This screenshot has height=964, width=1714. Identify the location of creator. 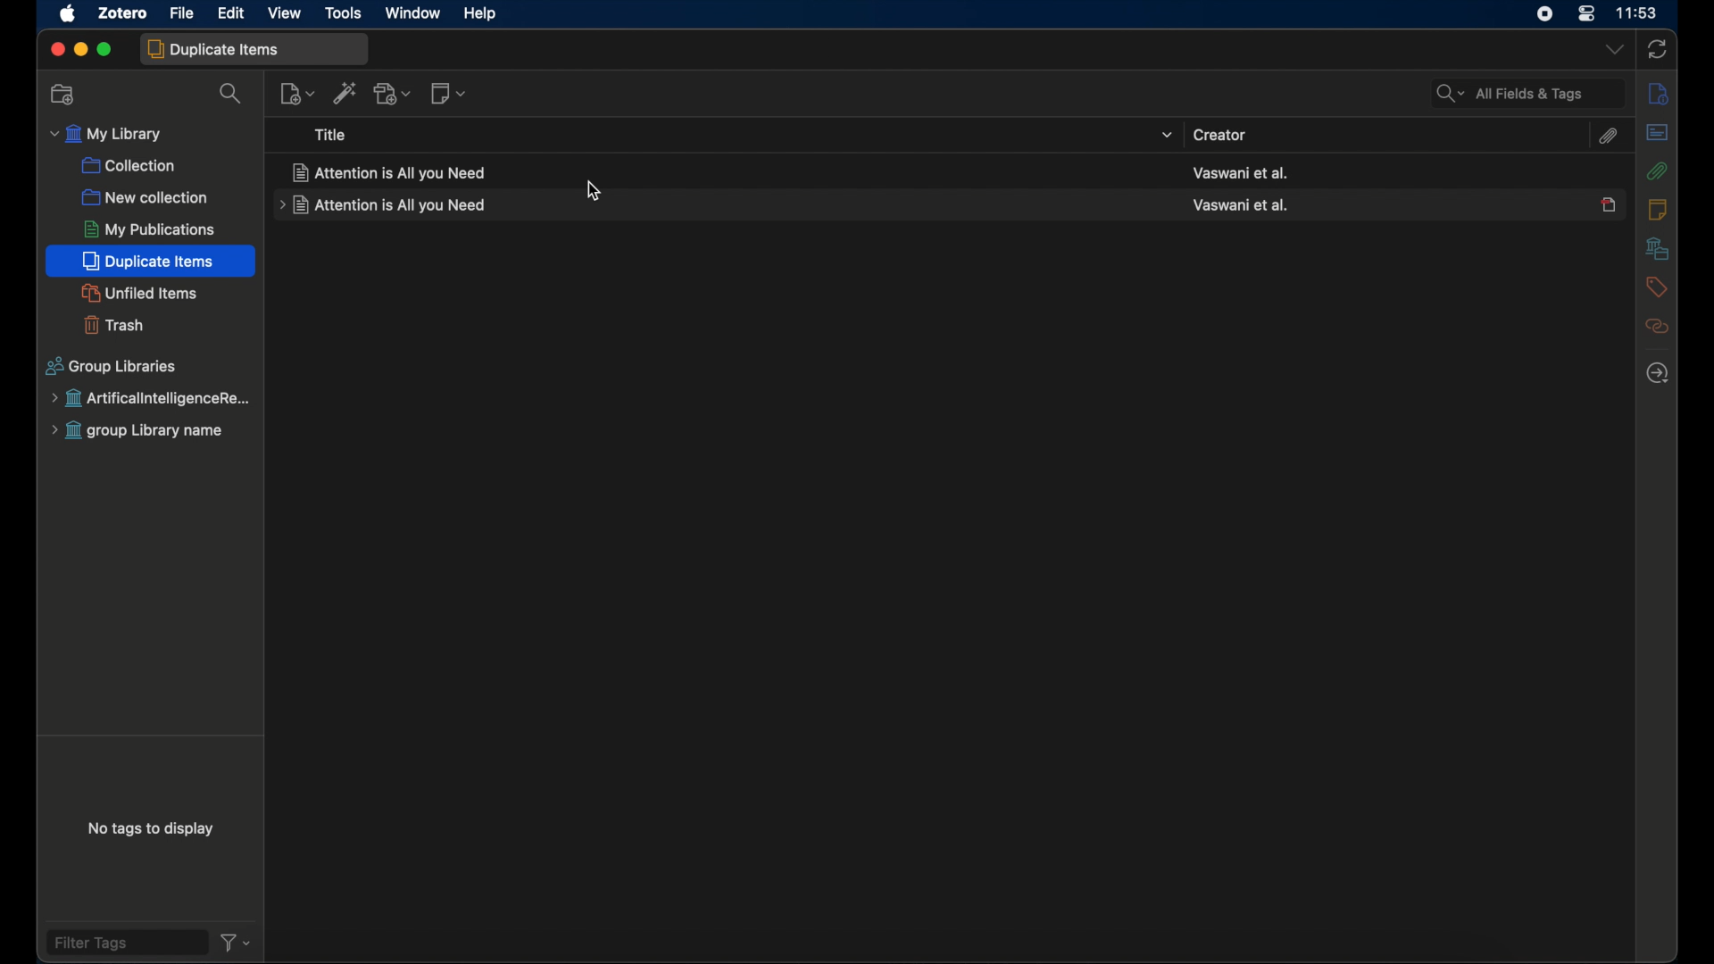
(1242, 173).